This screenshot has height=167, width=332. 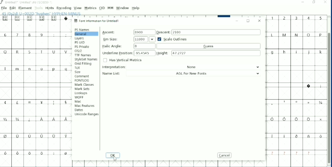 I want to click on Minimize, so click(x=237, y=21).